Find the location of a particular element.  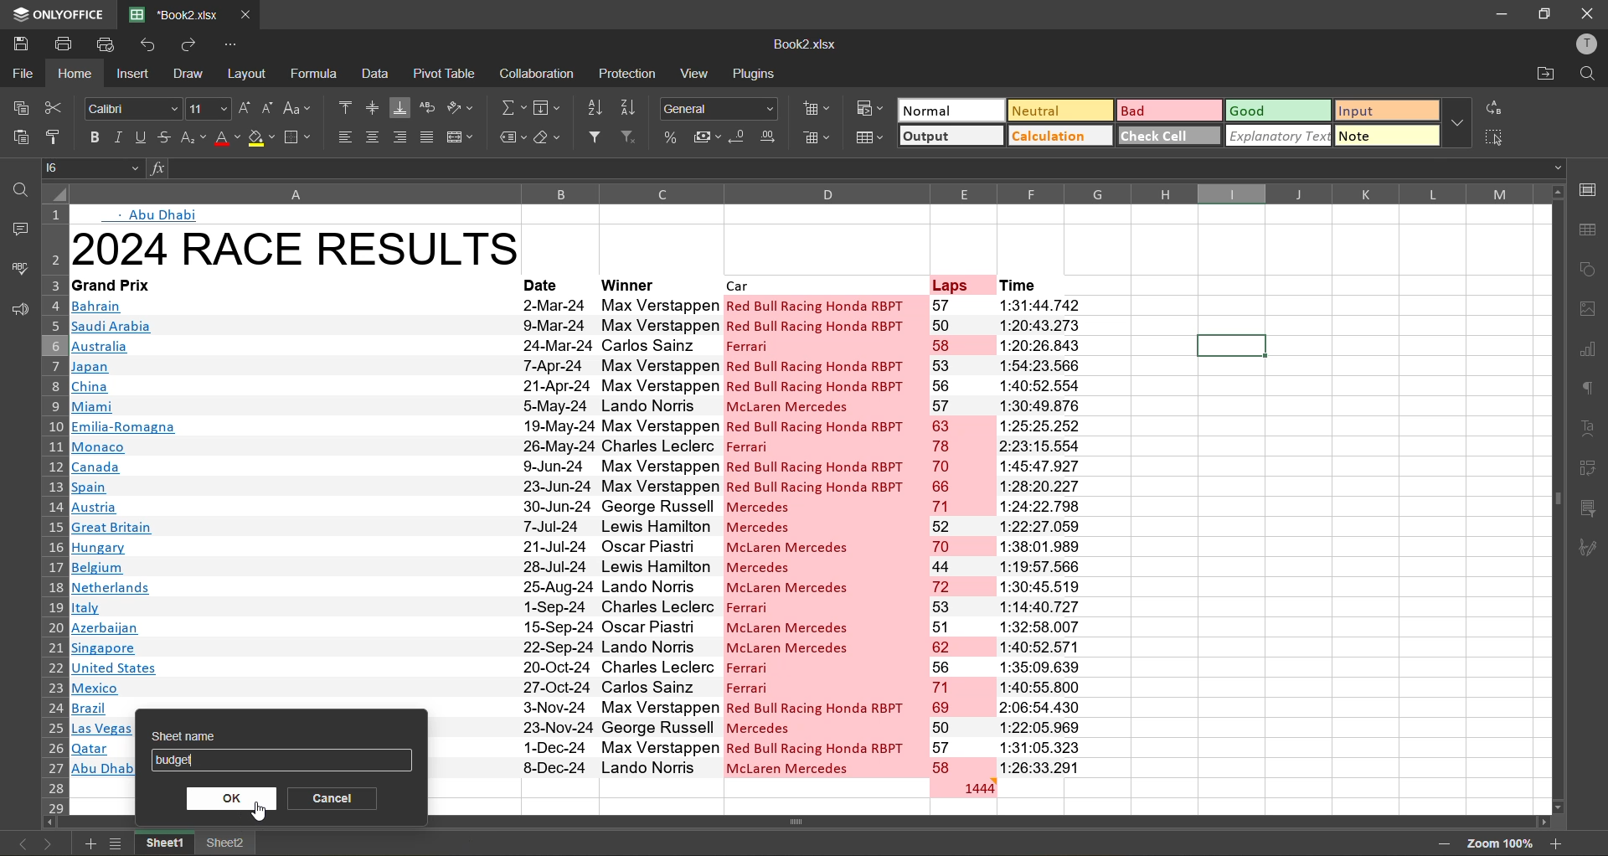

sheet2 is located at coordinates (227, 842).